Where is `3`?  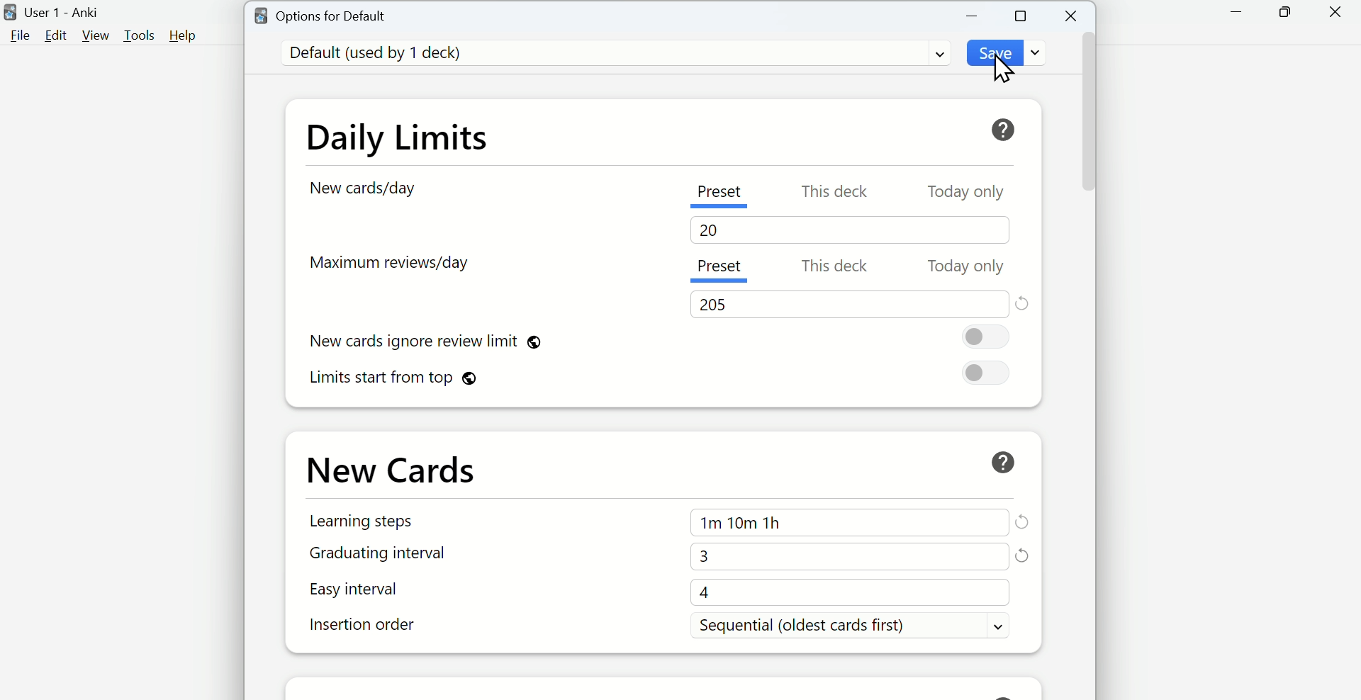 3 is located at coordinates (841, 556).